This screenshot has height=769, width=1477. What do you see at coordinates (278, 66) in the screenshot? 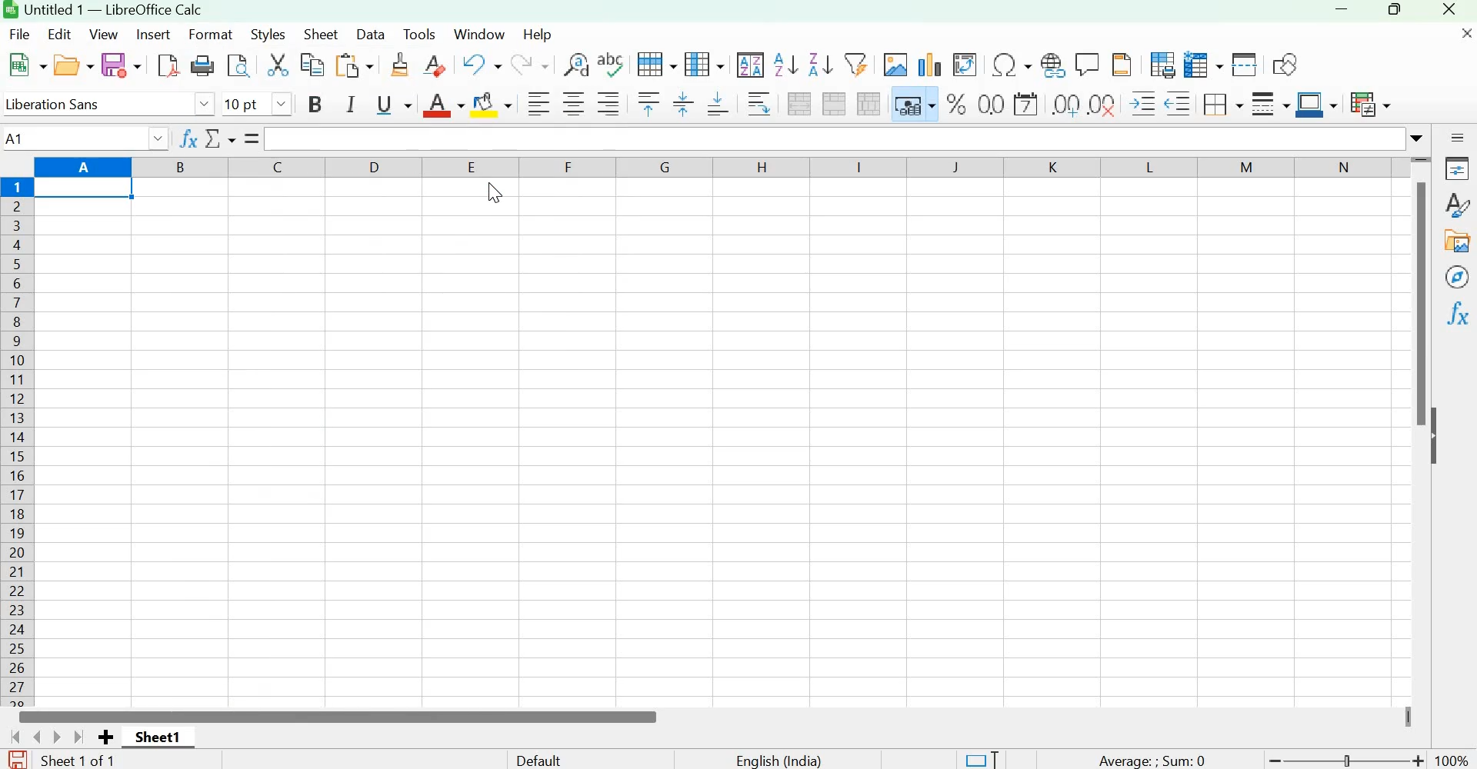
I see `Cut` at bounding box center [278, 66].